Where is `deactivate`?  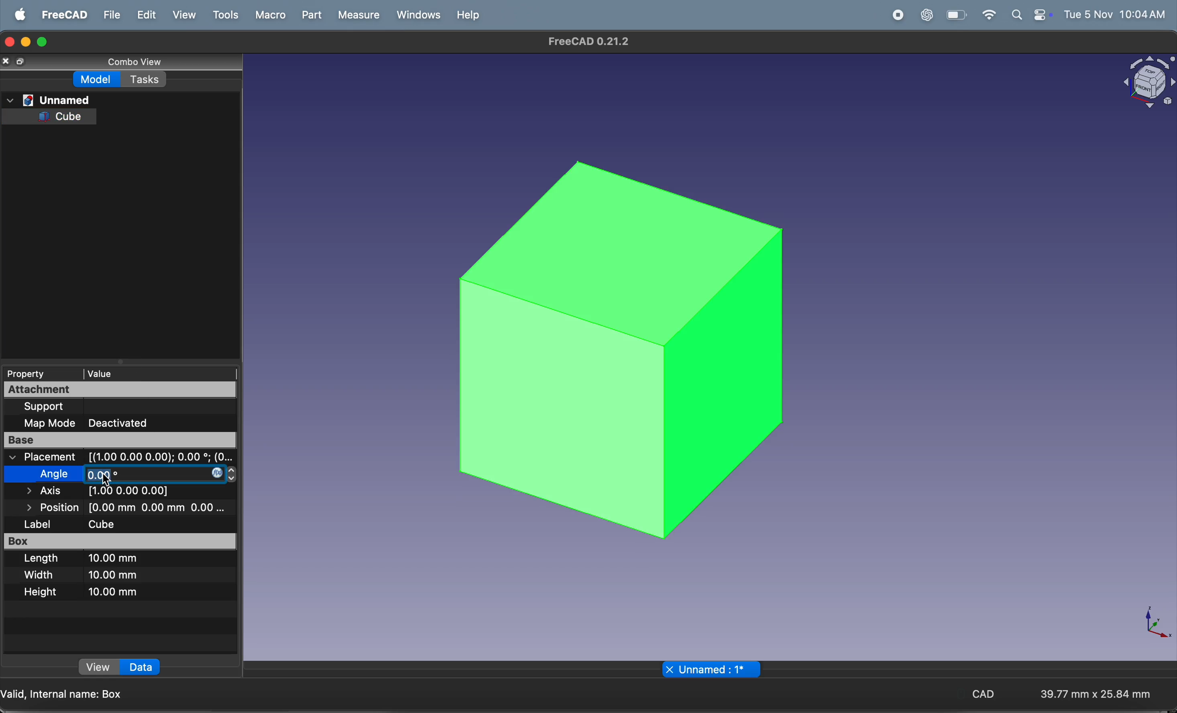 deactivate is located at coordinates (149, 424).